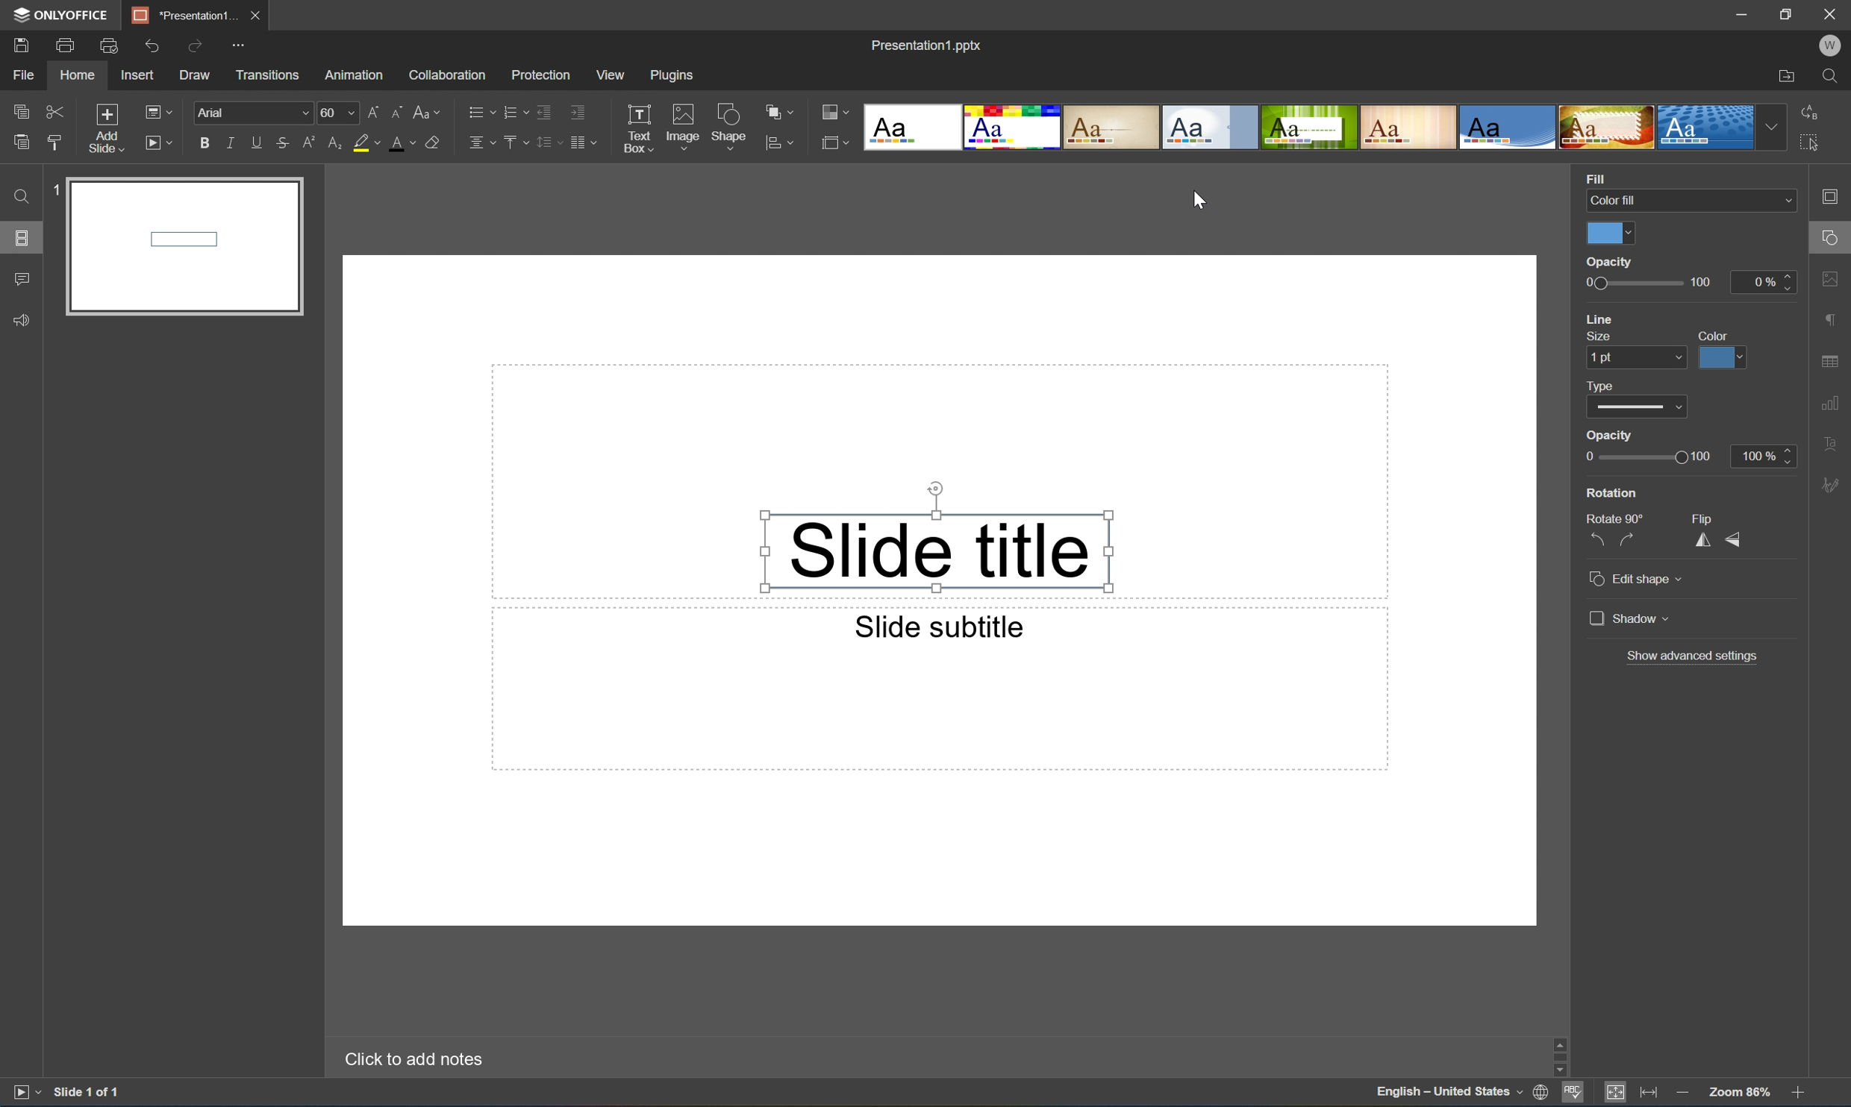 The image size is (1851, 1107). I want to click on Edit shape, so click(1638, 580).